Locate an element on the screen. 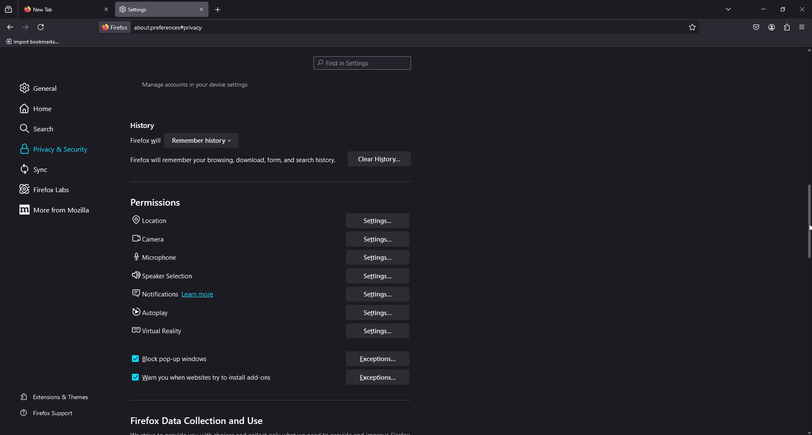 This screenshot has height=435, width=812. warn you when websites try install add ons is located at coordinates (204, 378).